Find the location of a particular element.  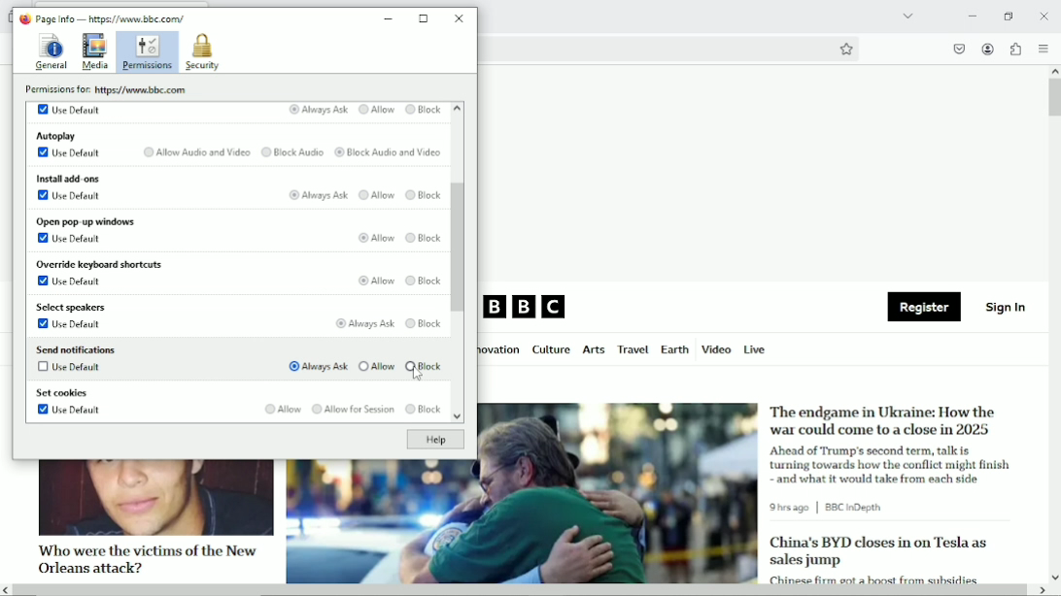

Security is located at coordinates (202, 52).